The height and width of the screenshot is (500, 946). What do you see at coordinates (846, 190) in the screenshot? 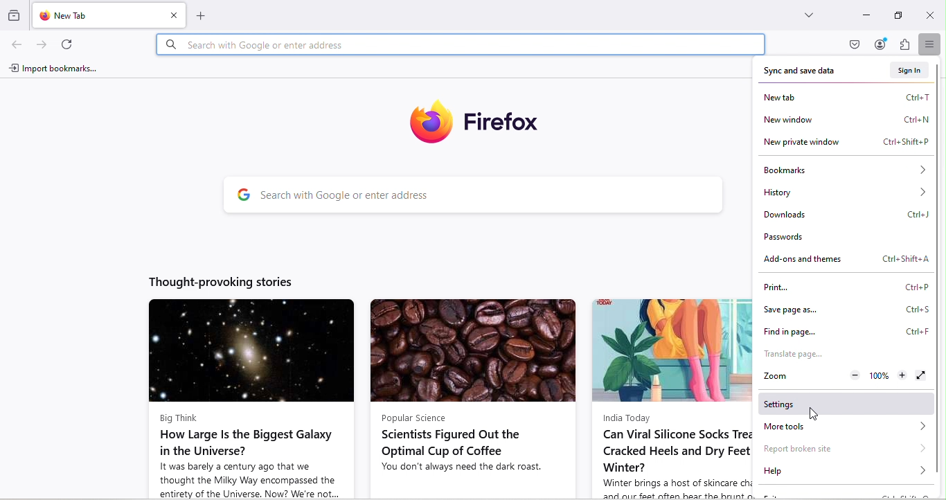
I see `History` at bounding box center [846, 190].